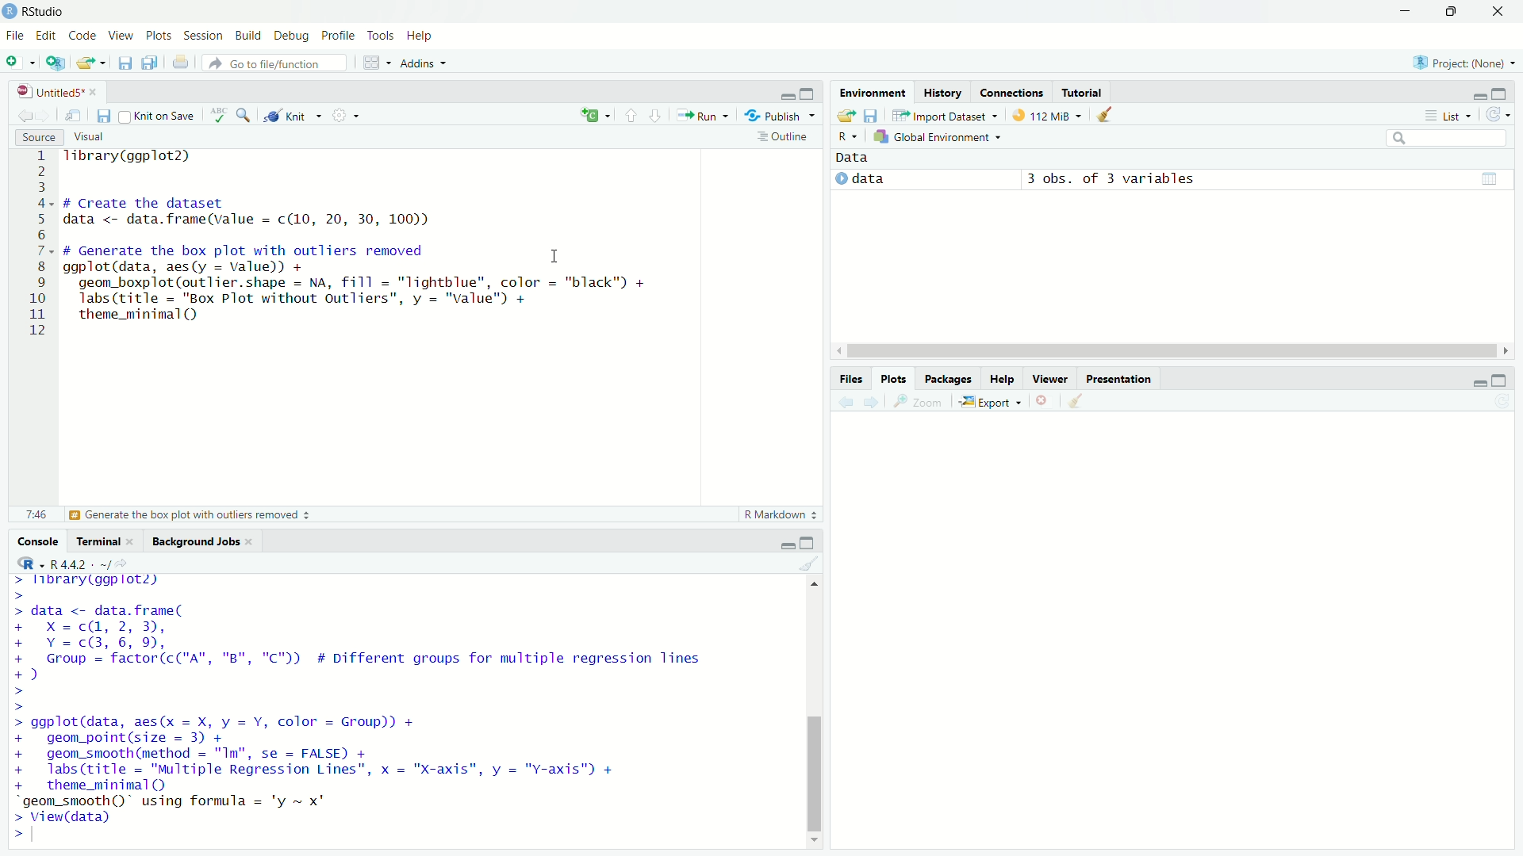 This screenshot has height=856, width=1523. I want to click on + Addins ~, so click(419, 62).